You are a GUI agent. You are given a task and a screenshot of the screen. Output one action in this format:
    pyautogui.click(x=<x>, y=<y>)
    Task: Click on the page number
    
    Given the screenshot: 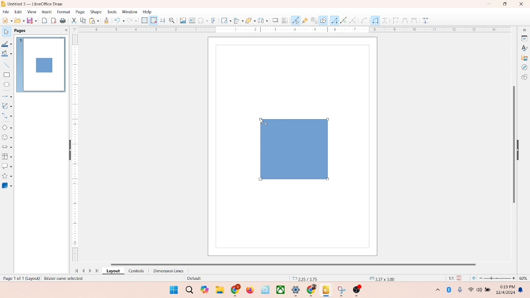 What is the action you would take?
    pyautogui.click(x=20, y=278)
    